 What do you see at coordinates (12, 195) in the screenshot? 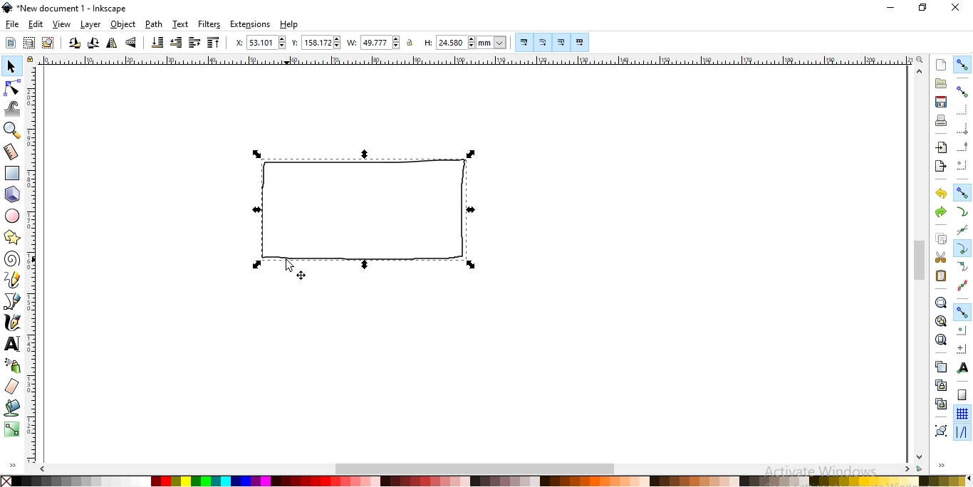
I see `create 3d boxes` at bounding box center [12, 195].